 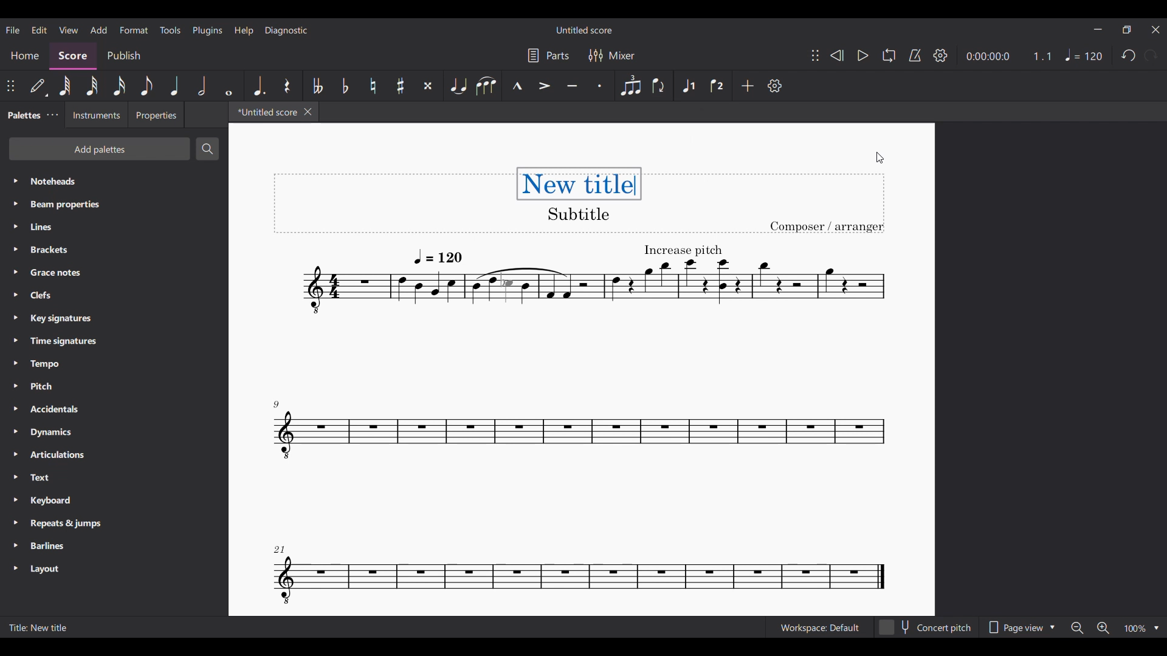 I want to click on Filp direction, so click(x=658, y=86).